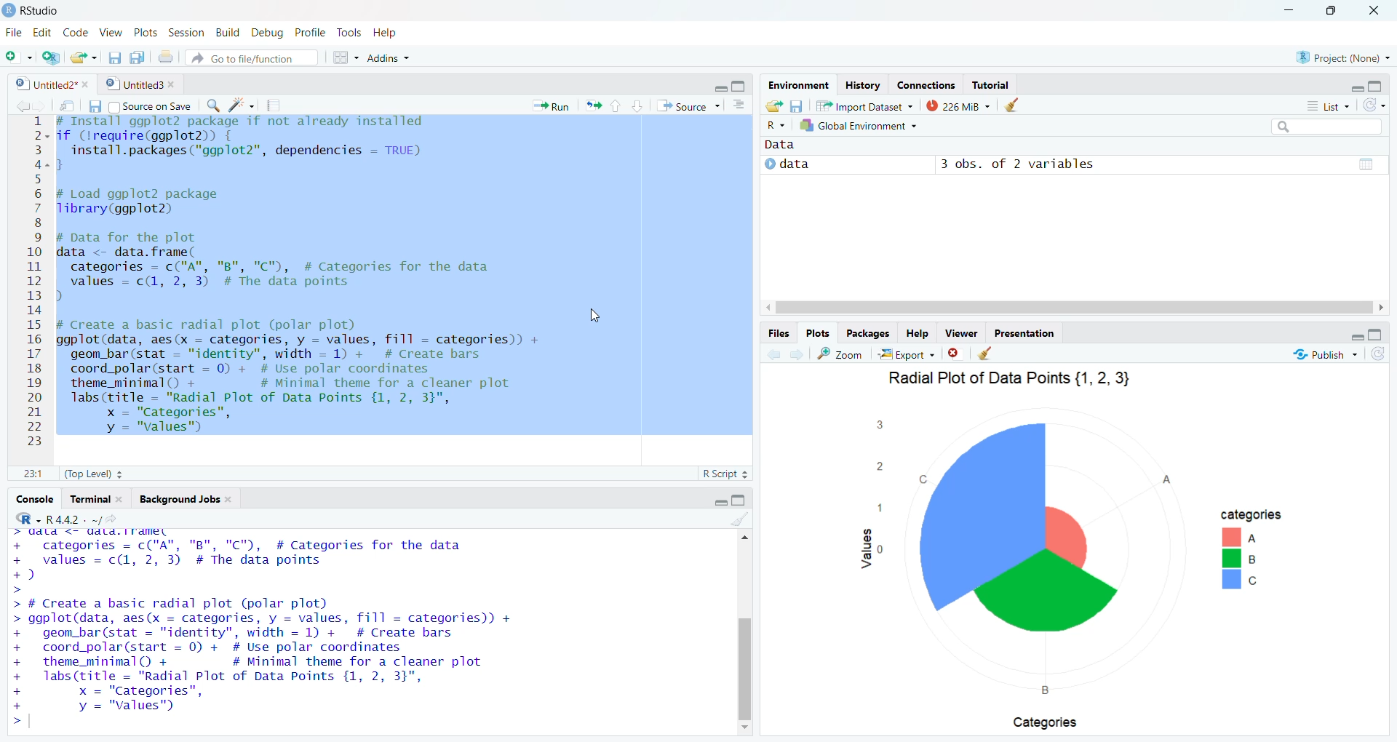 Image resolution: width=1397 pixels, height=742 pixels. What do you see at coordinates (243, 105) in the screenshot?
I see `code tools` at bounding box center [243, 105].